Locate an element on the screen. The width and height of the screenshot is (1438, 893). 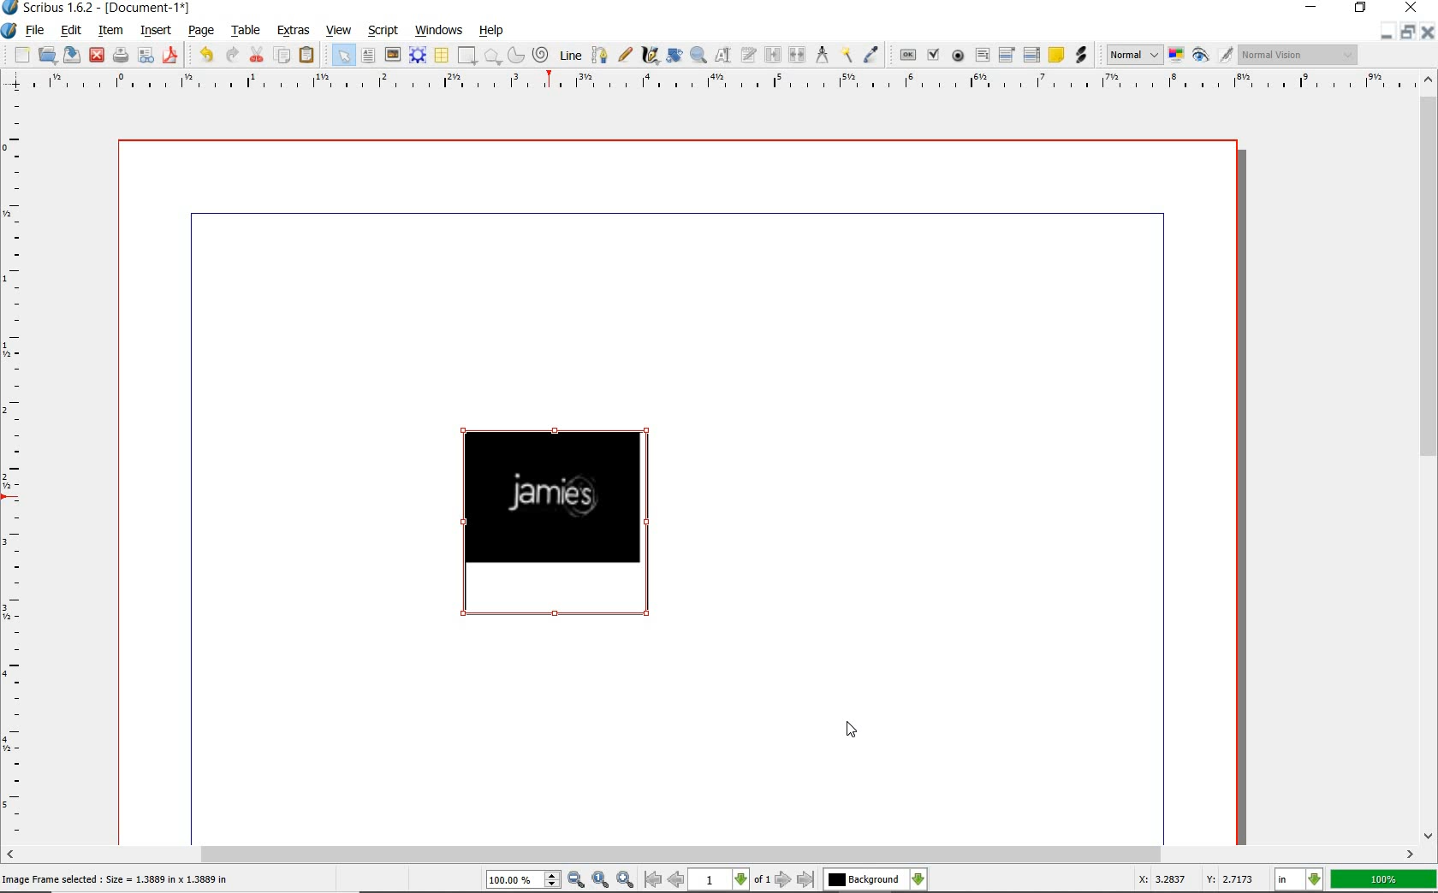
render frame is located at coordinates (417, 56).